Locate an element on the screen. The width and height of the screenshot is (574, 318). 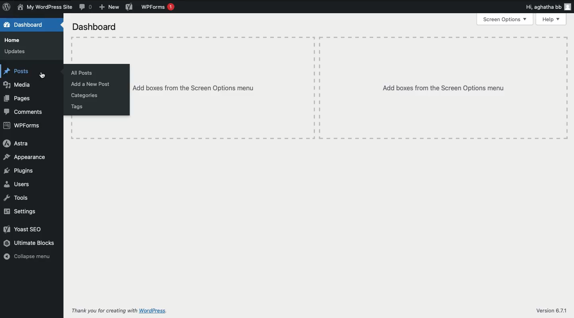
Categories is located at coordinates (86, 95).